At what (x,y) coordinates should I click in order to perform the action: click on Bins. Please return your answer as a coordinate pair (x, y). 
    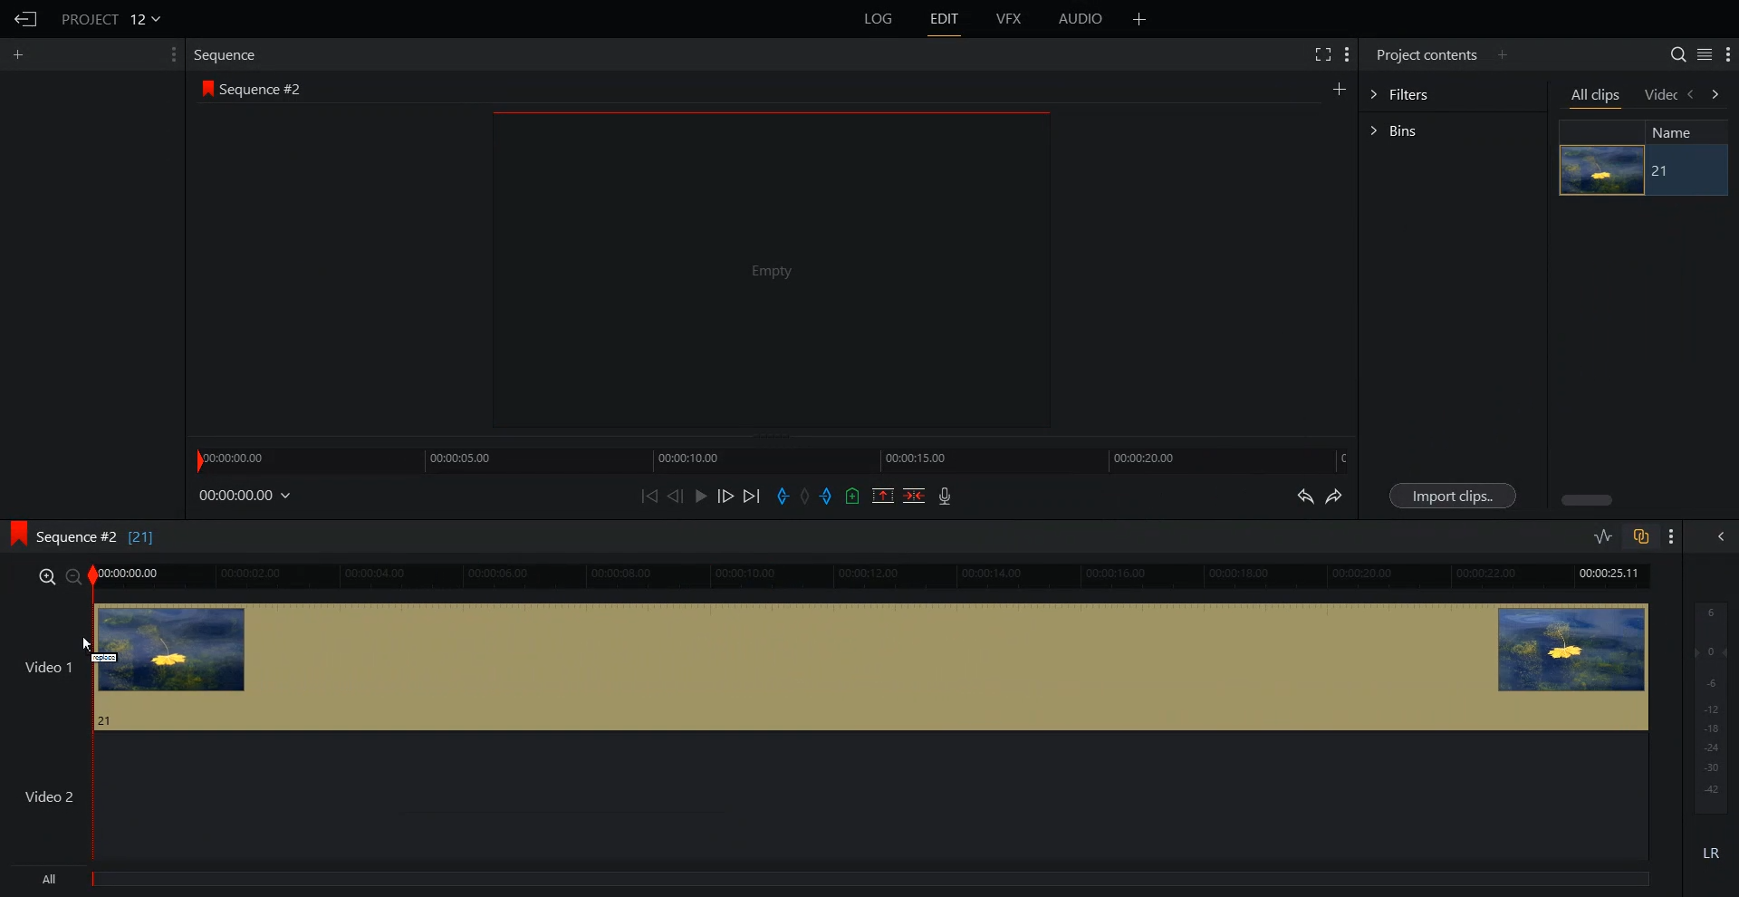
    Looking at the image, I should click on (1452, 130).